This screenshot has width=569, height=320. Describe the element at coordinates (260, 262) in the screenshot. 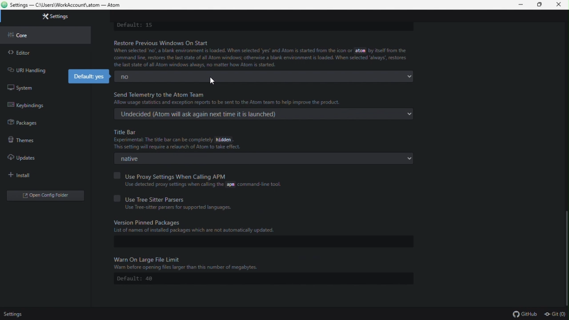

I see `Warn On Large File Limit Warn before opening the files larger than this number of megabytes.` at that location.